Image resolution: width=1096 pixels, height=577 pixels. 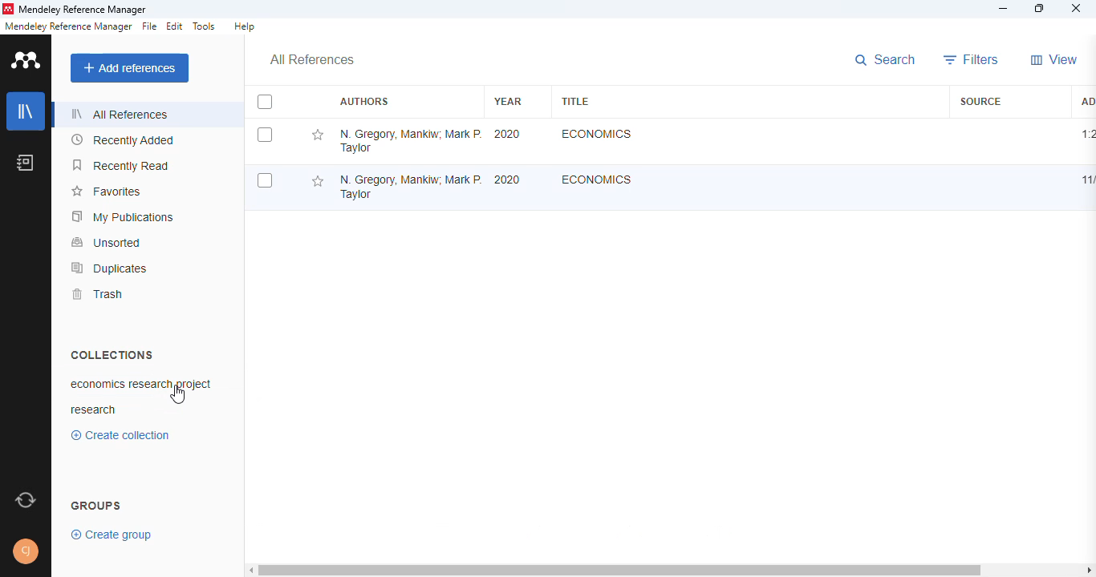 I want to click on added, so click(x=1086, y=100).